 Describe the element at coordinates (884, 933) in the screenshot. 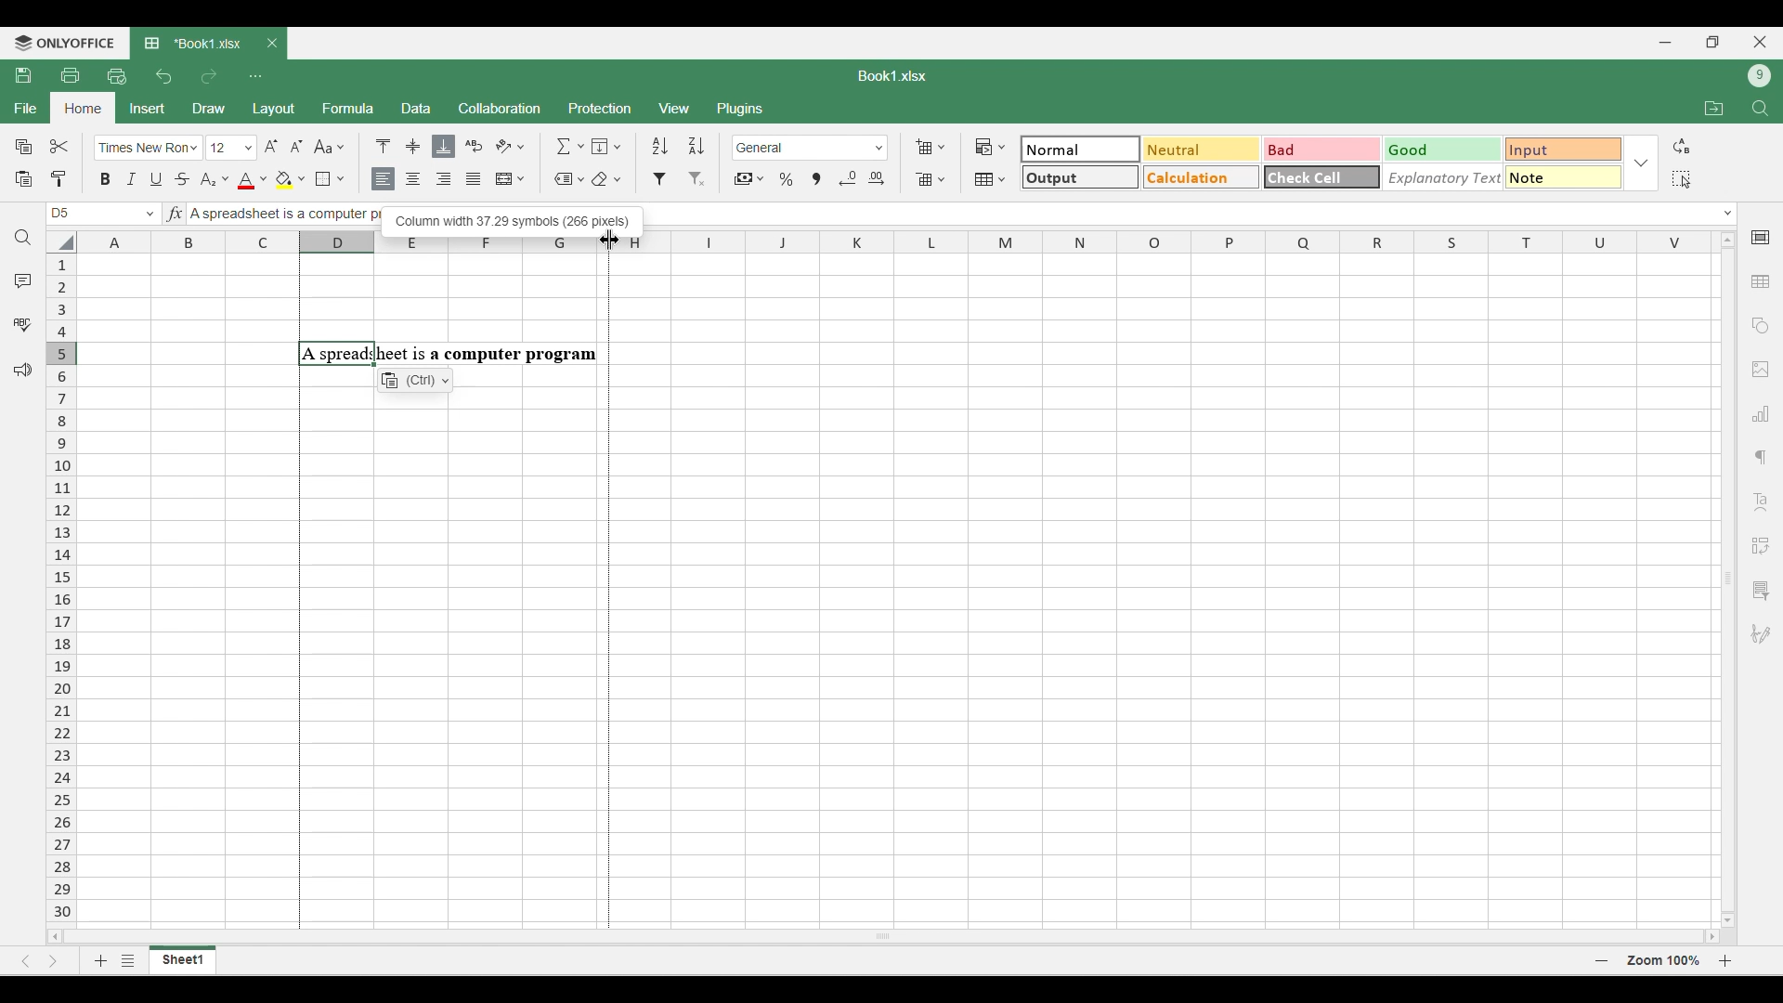

I see `Horizontal slide bar` at that location.